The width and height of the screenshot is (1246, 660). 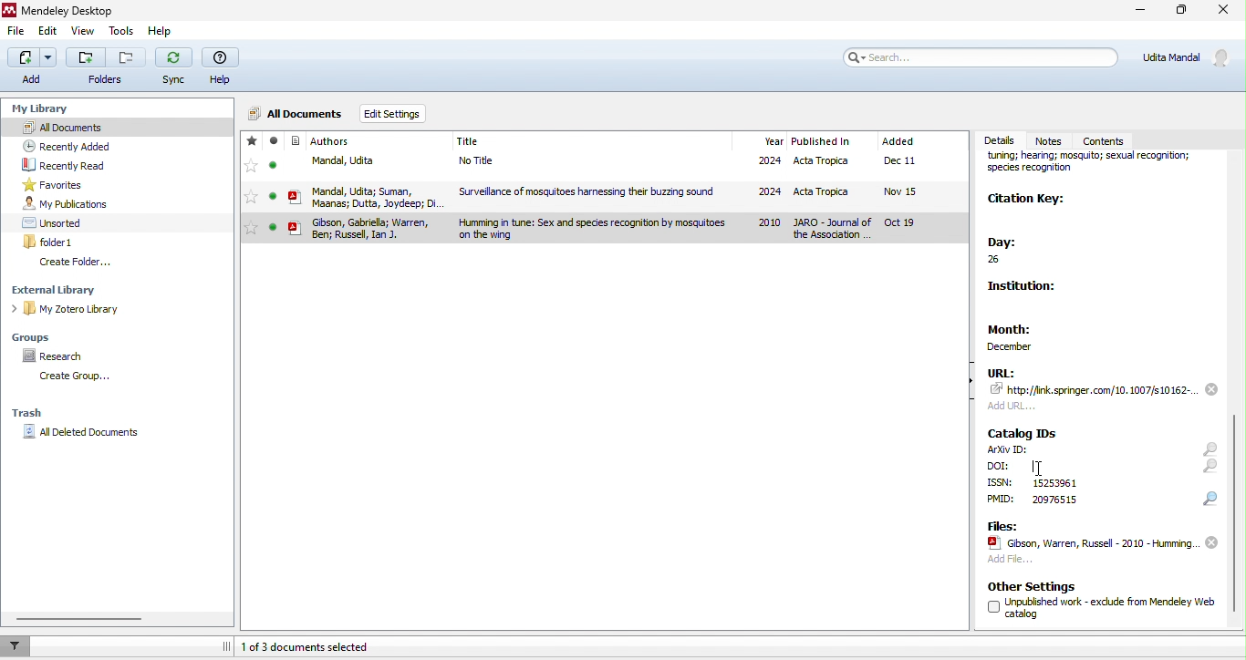 I want to click on text, so click(x=1111, y=606).